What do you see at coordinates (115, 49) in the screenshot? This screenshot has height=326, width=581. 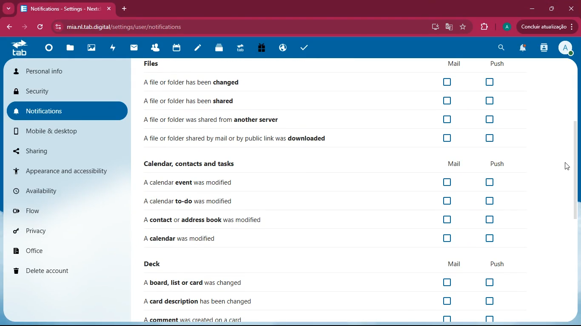 I see `activity` at bounding box center [115, 49].